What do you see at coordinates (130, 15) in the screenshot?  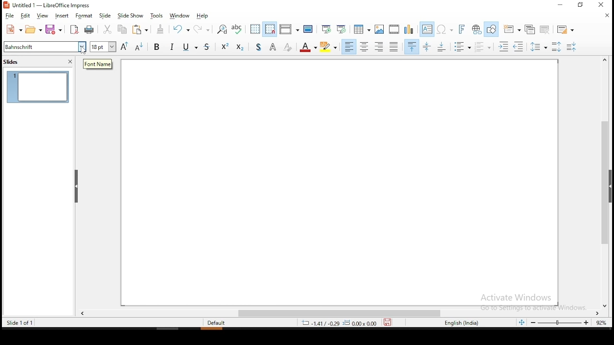 I see `slide show` at bounding box center [130, 15].